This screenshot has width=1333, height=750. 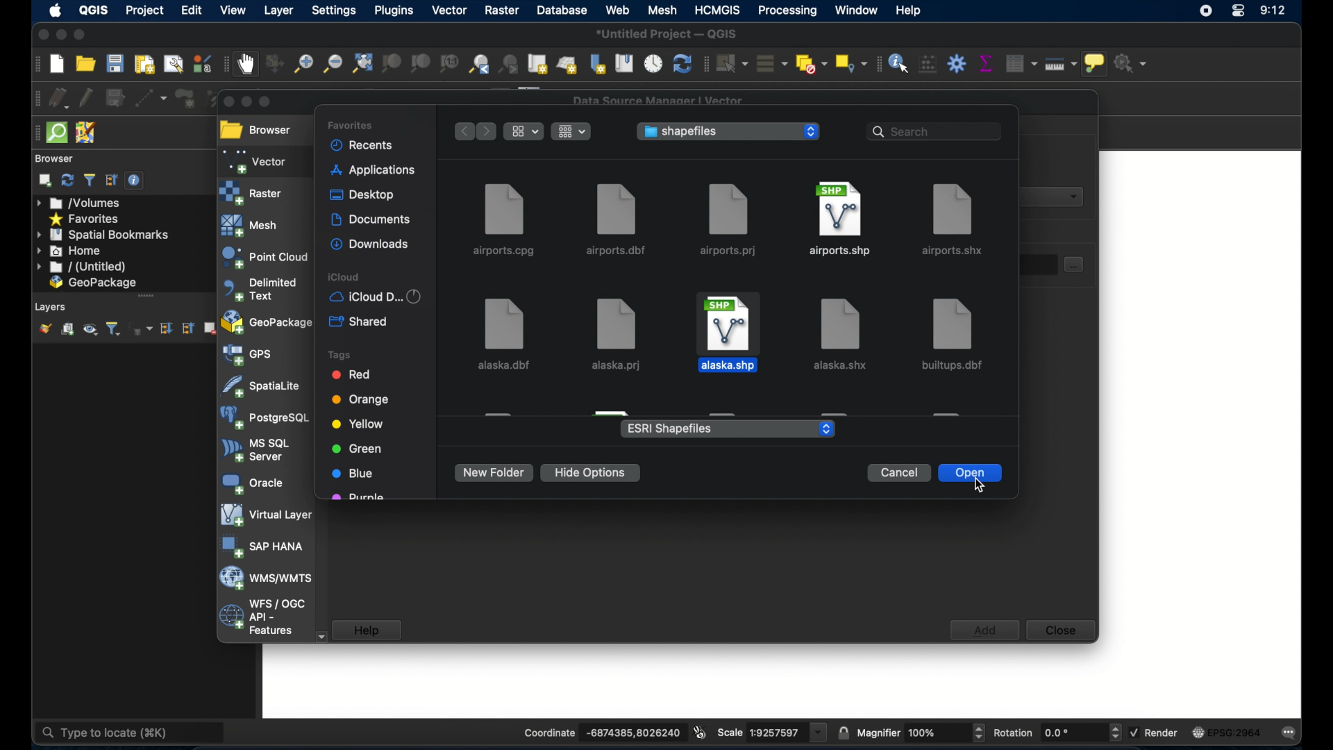 What do you see at coordinates (1274, 11) in the screenshot?
I see `time` at bounding box center [1274, 11].